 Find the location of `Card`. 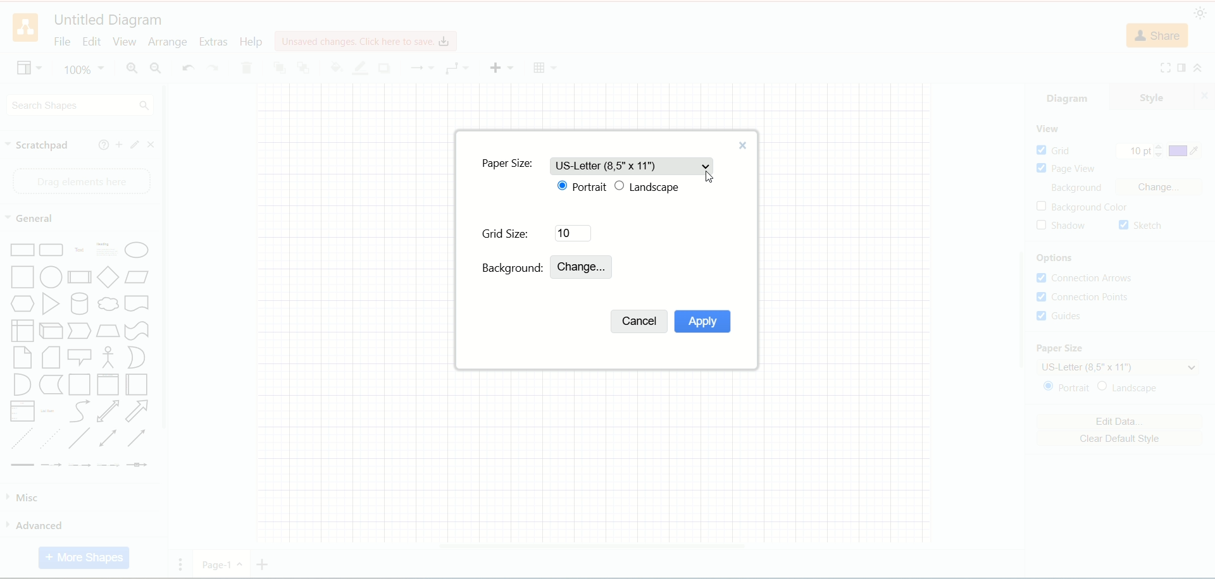

Card is located at coordinates (52, 359).